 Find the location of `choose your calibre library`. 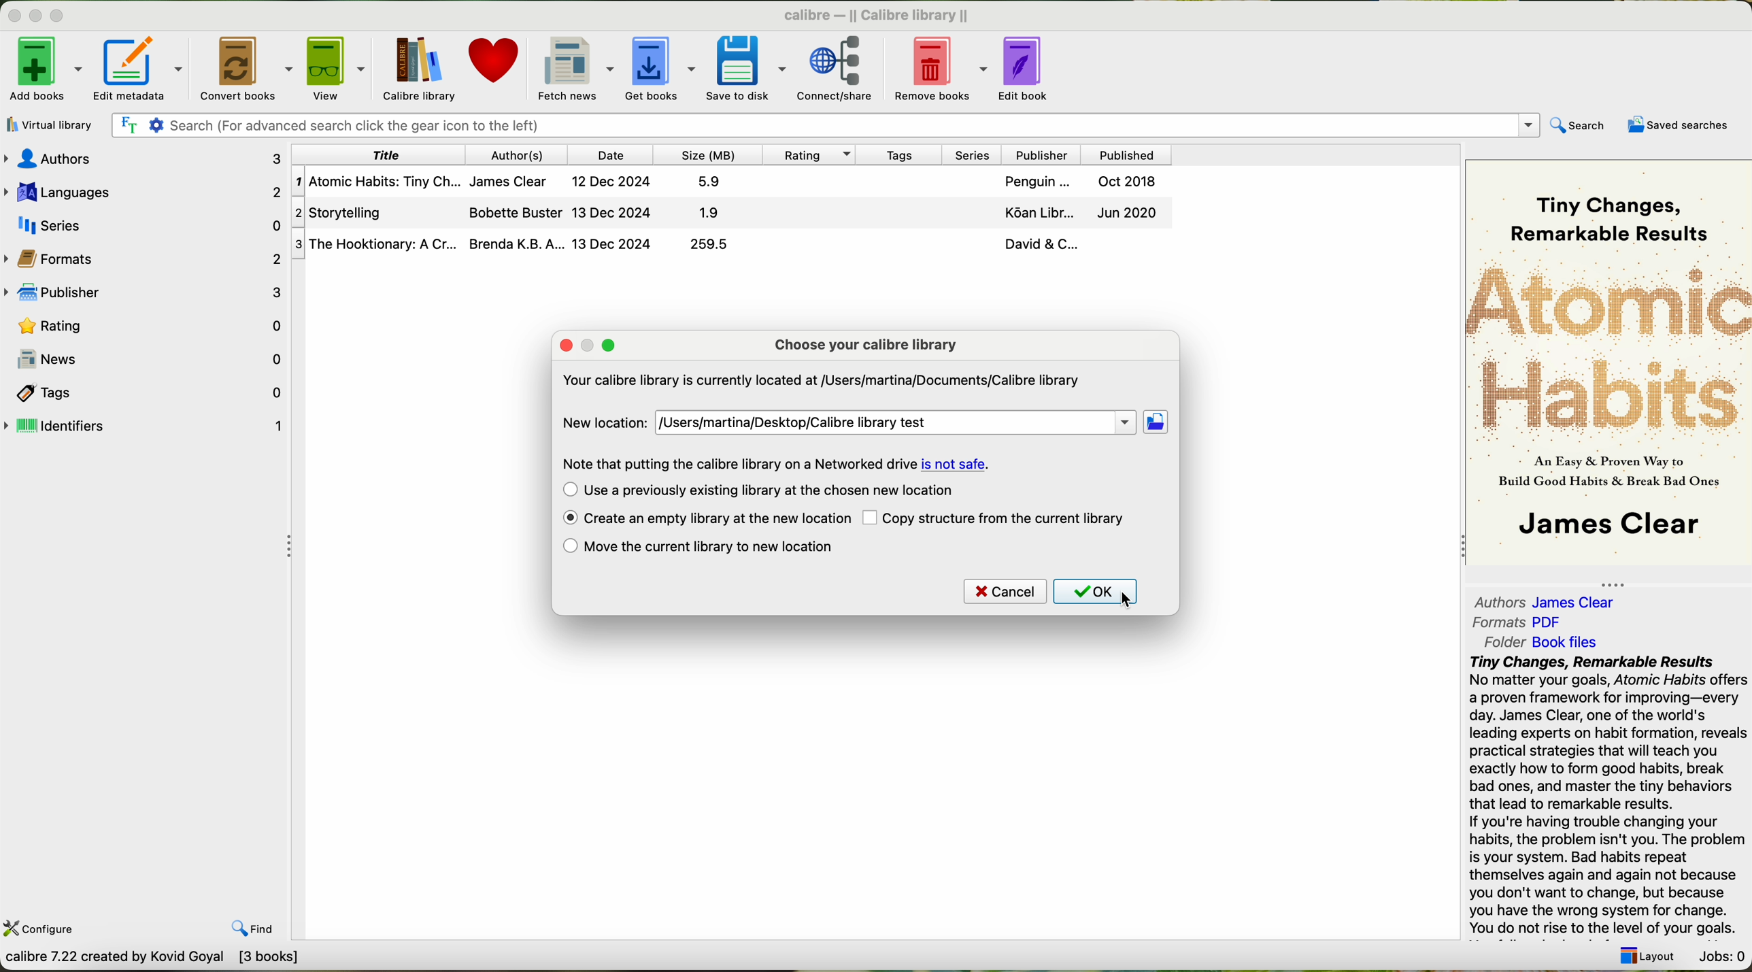

choose your calibre library is located at coordinates (866, 345).